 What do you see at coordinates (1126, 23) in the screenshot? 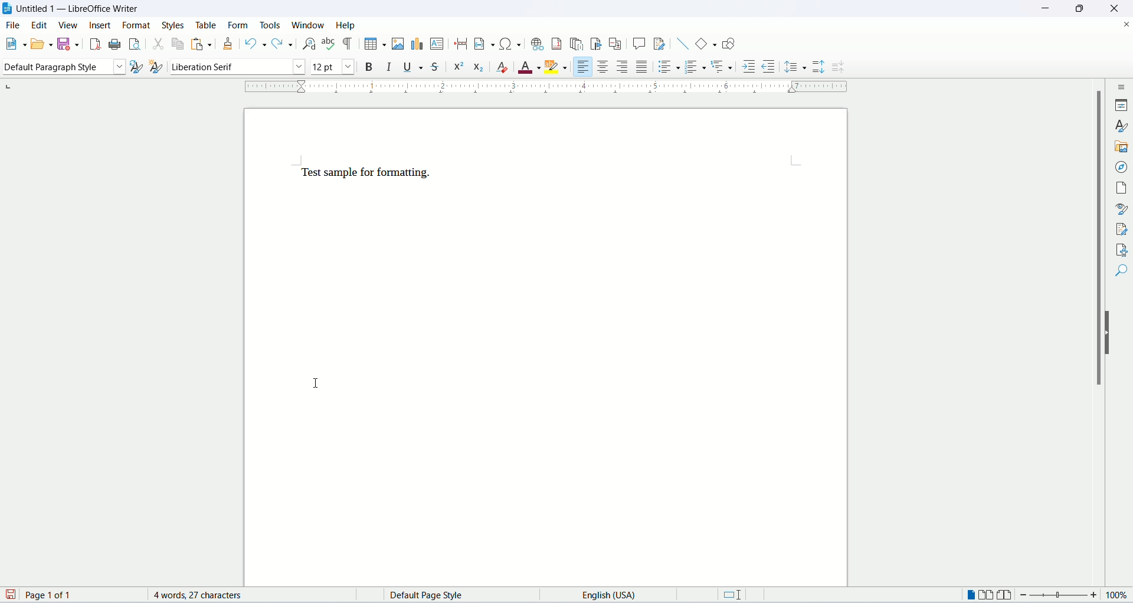
I see `close` at bounding box center [1126, 23].